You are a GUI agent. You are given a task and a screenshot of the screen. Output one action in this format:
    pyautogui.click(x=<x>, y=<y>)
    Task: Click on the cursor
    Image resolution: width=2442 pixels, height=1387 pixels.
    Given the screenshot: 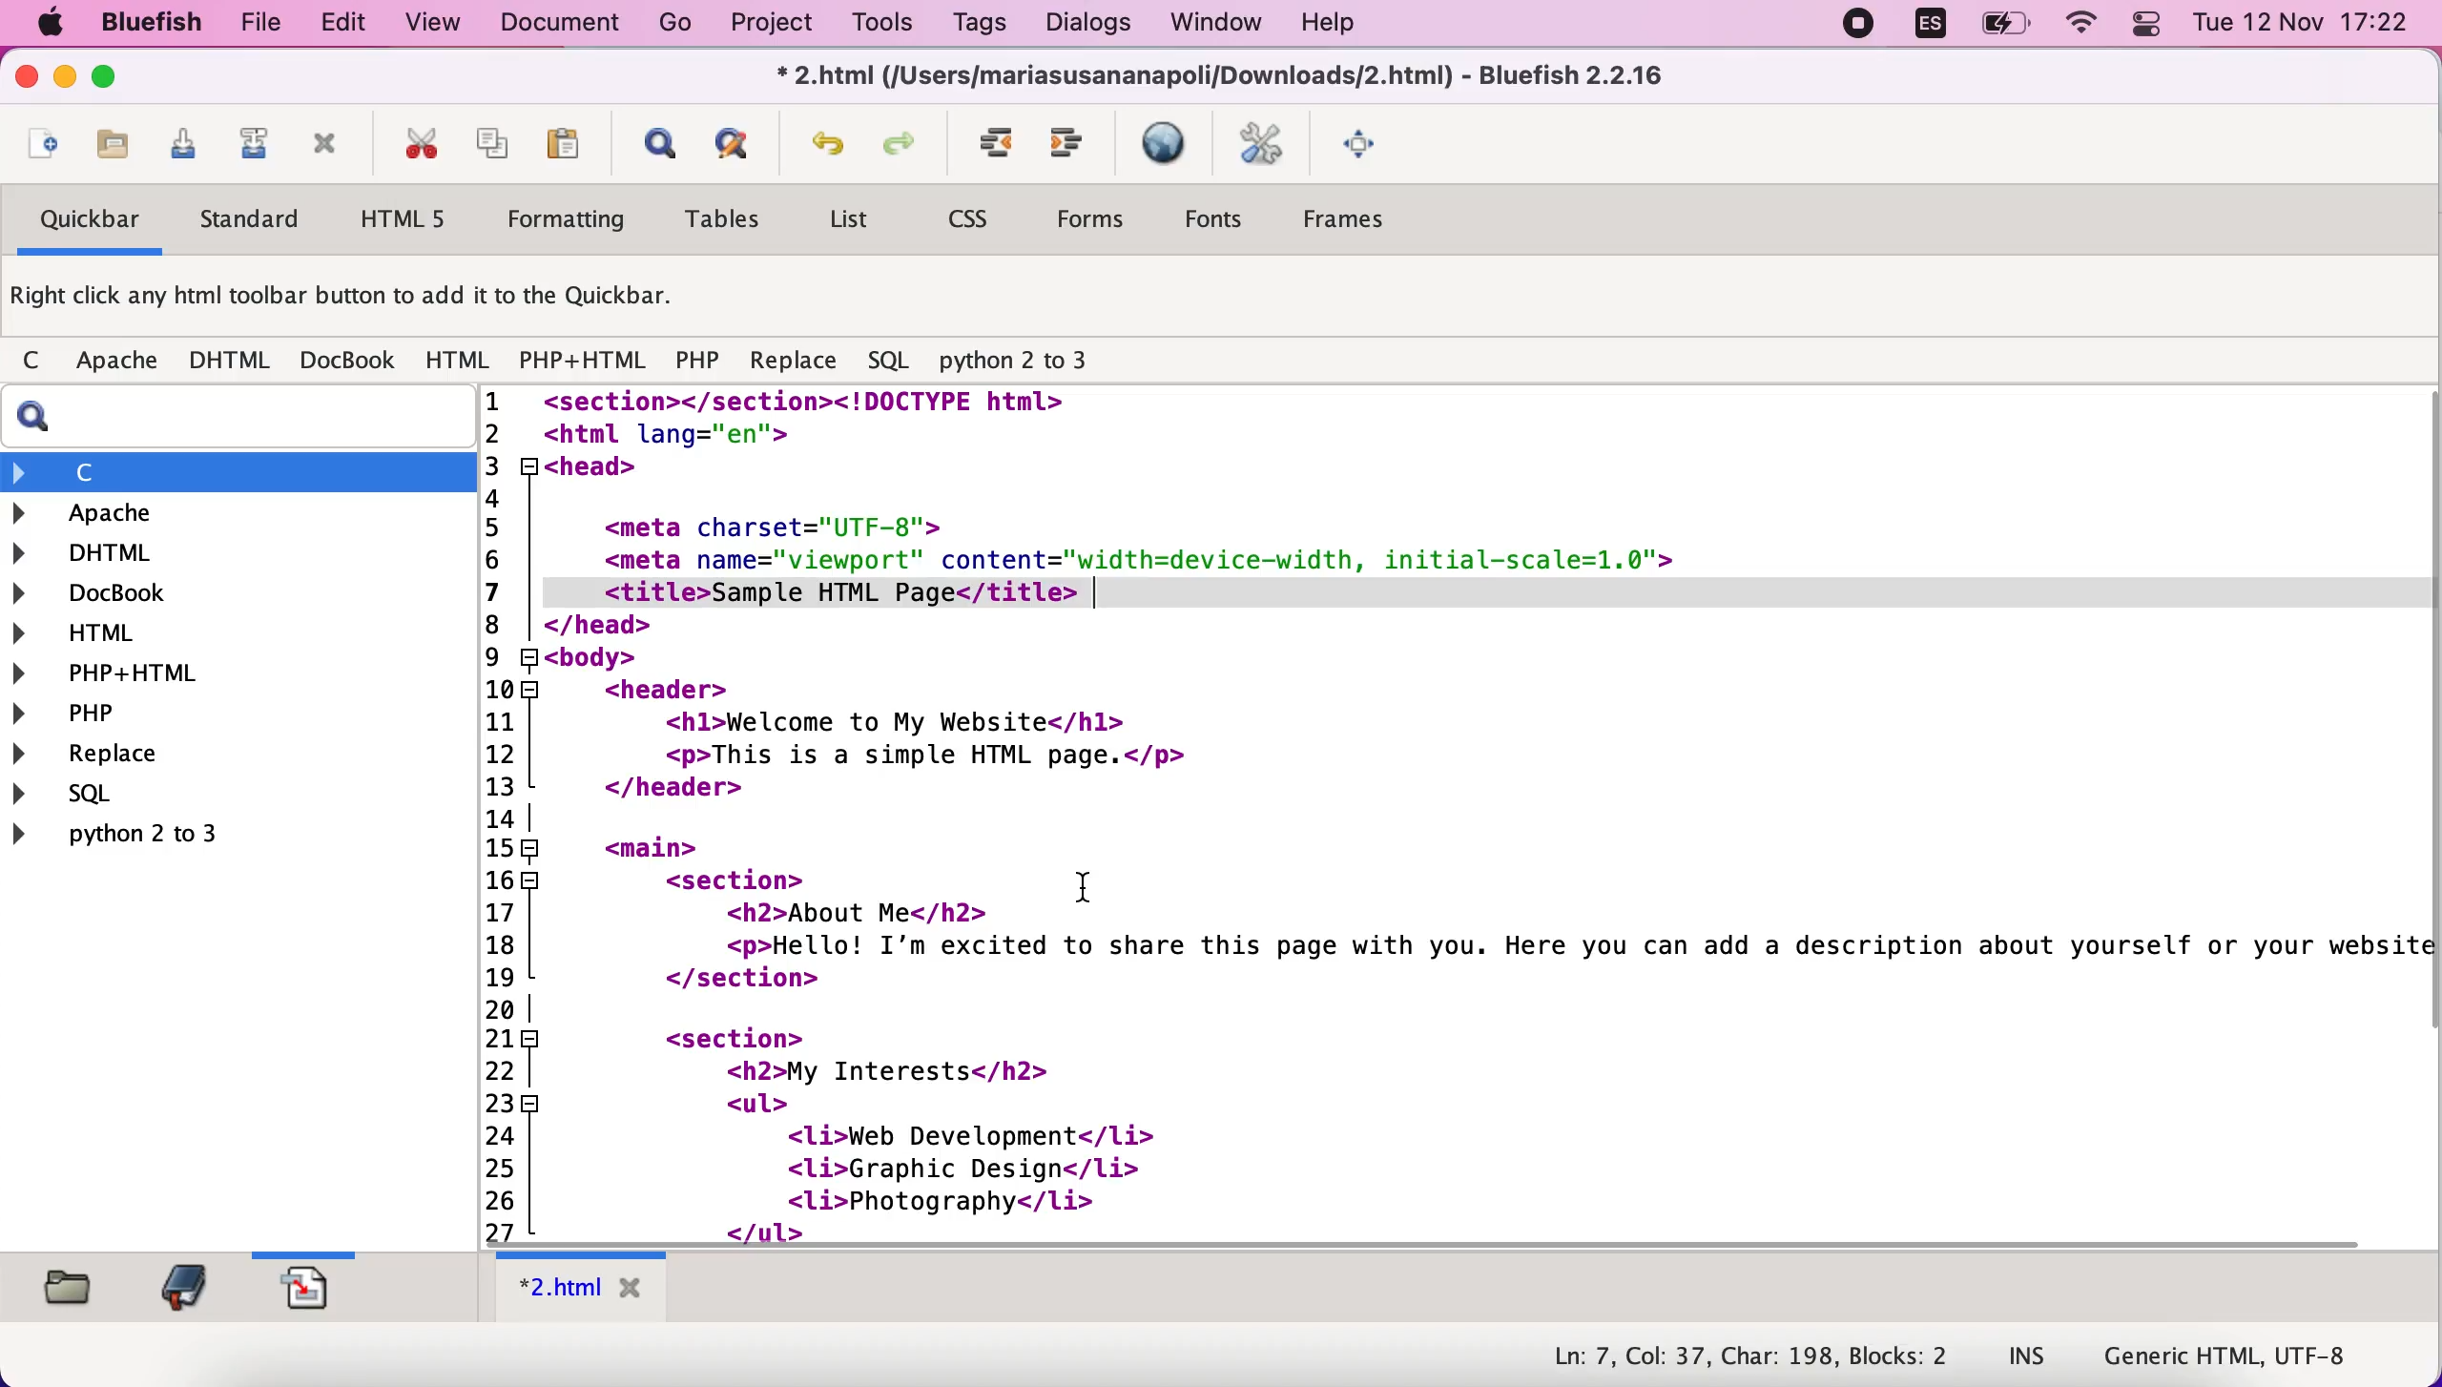 What is the action you would take?
    pyautogui.click(x=1088, y=891)
    